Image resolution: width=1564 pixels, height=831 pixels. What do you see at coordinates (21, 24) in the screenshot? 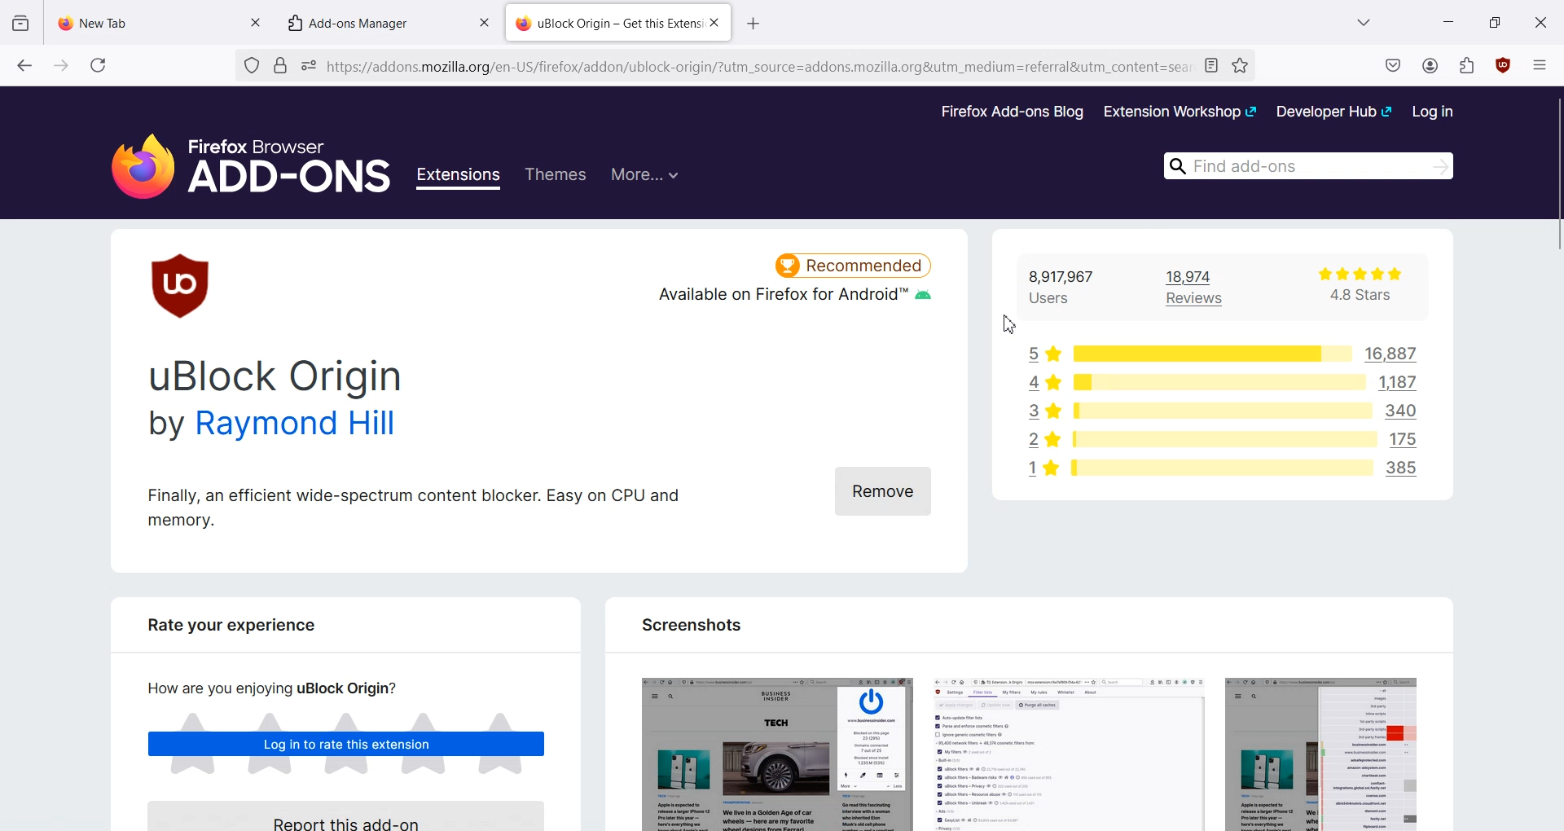
I see `View recent Browsing` at bounding box center [21, 24].